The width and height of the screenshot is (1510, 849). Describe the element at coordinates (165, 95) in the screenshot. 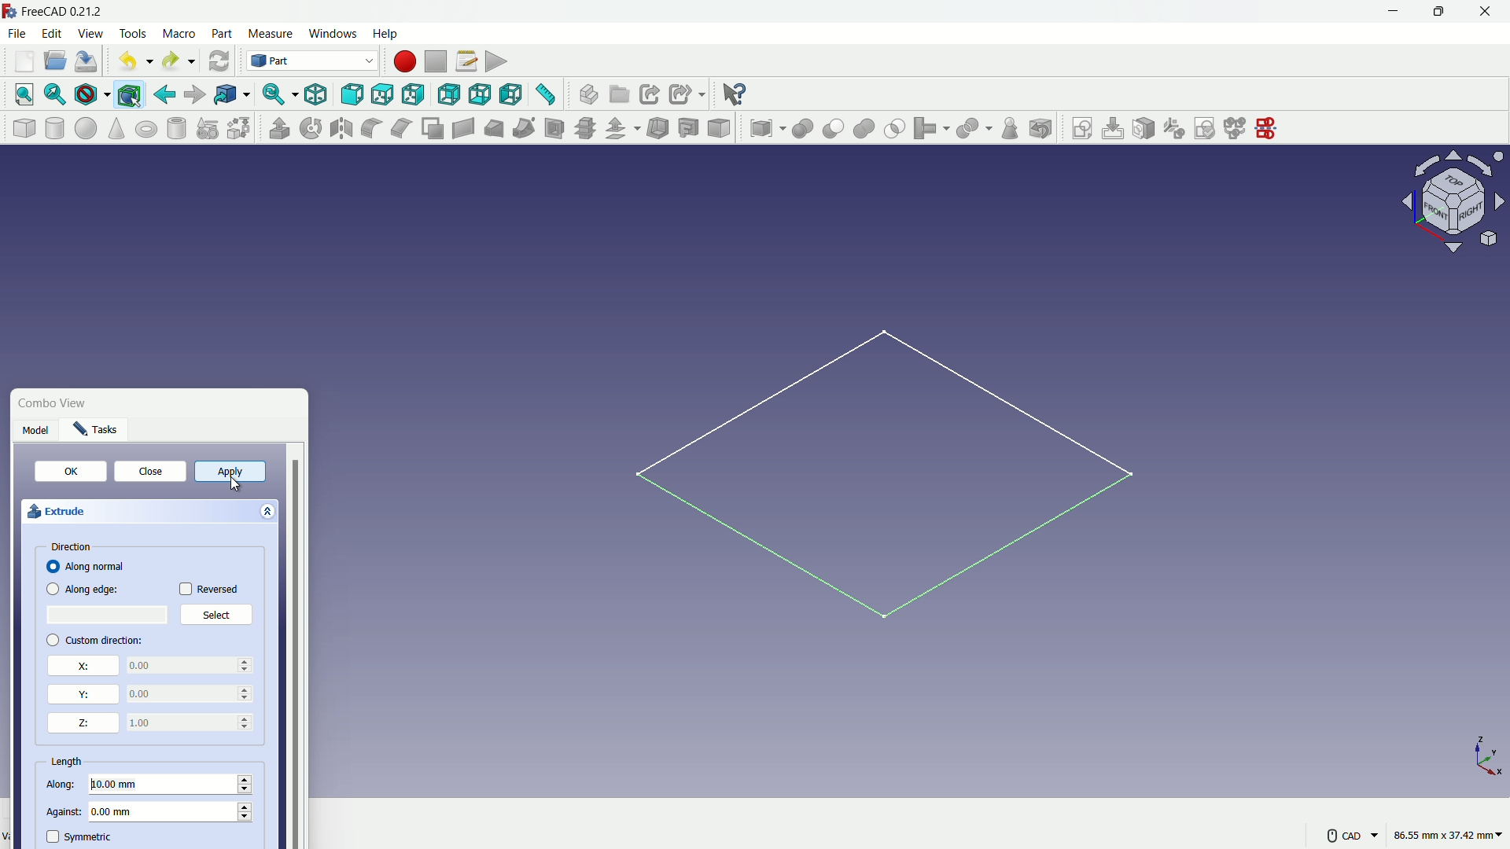

I see `go back` at that location.